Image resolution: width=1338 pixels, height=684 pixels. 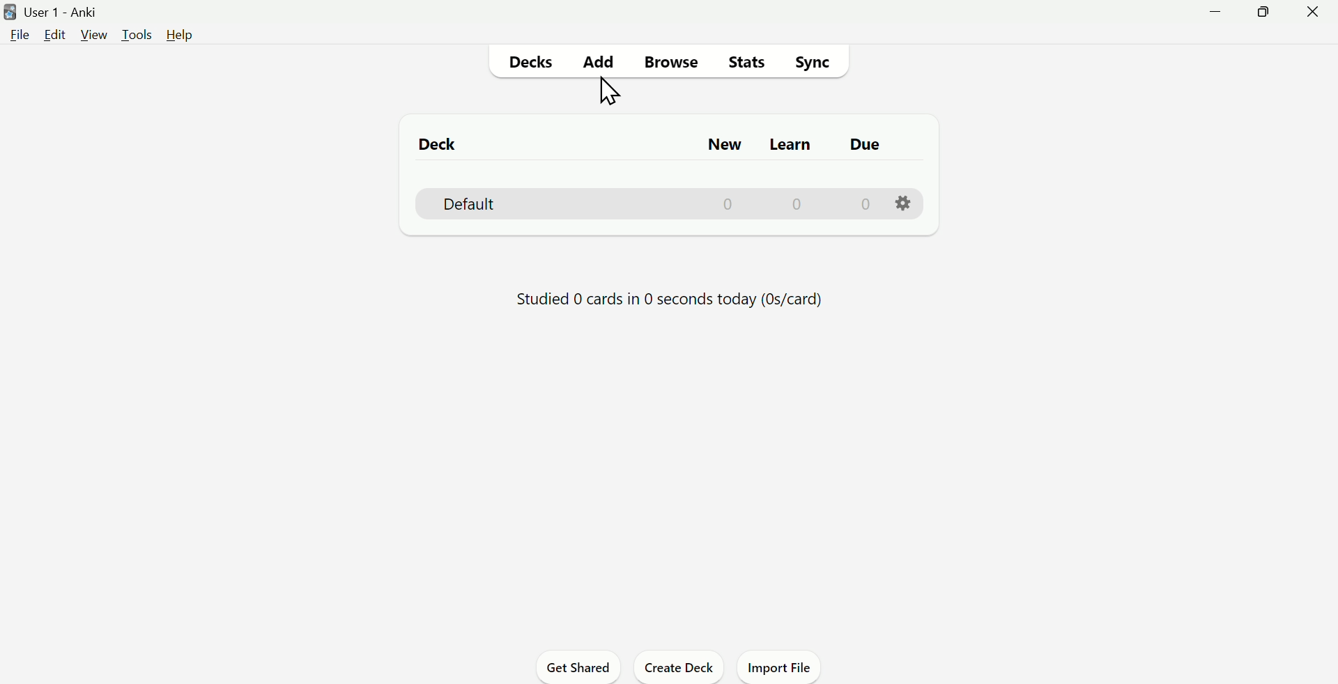 I want to click on Maximize, so click(x=1266, y=12).